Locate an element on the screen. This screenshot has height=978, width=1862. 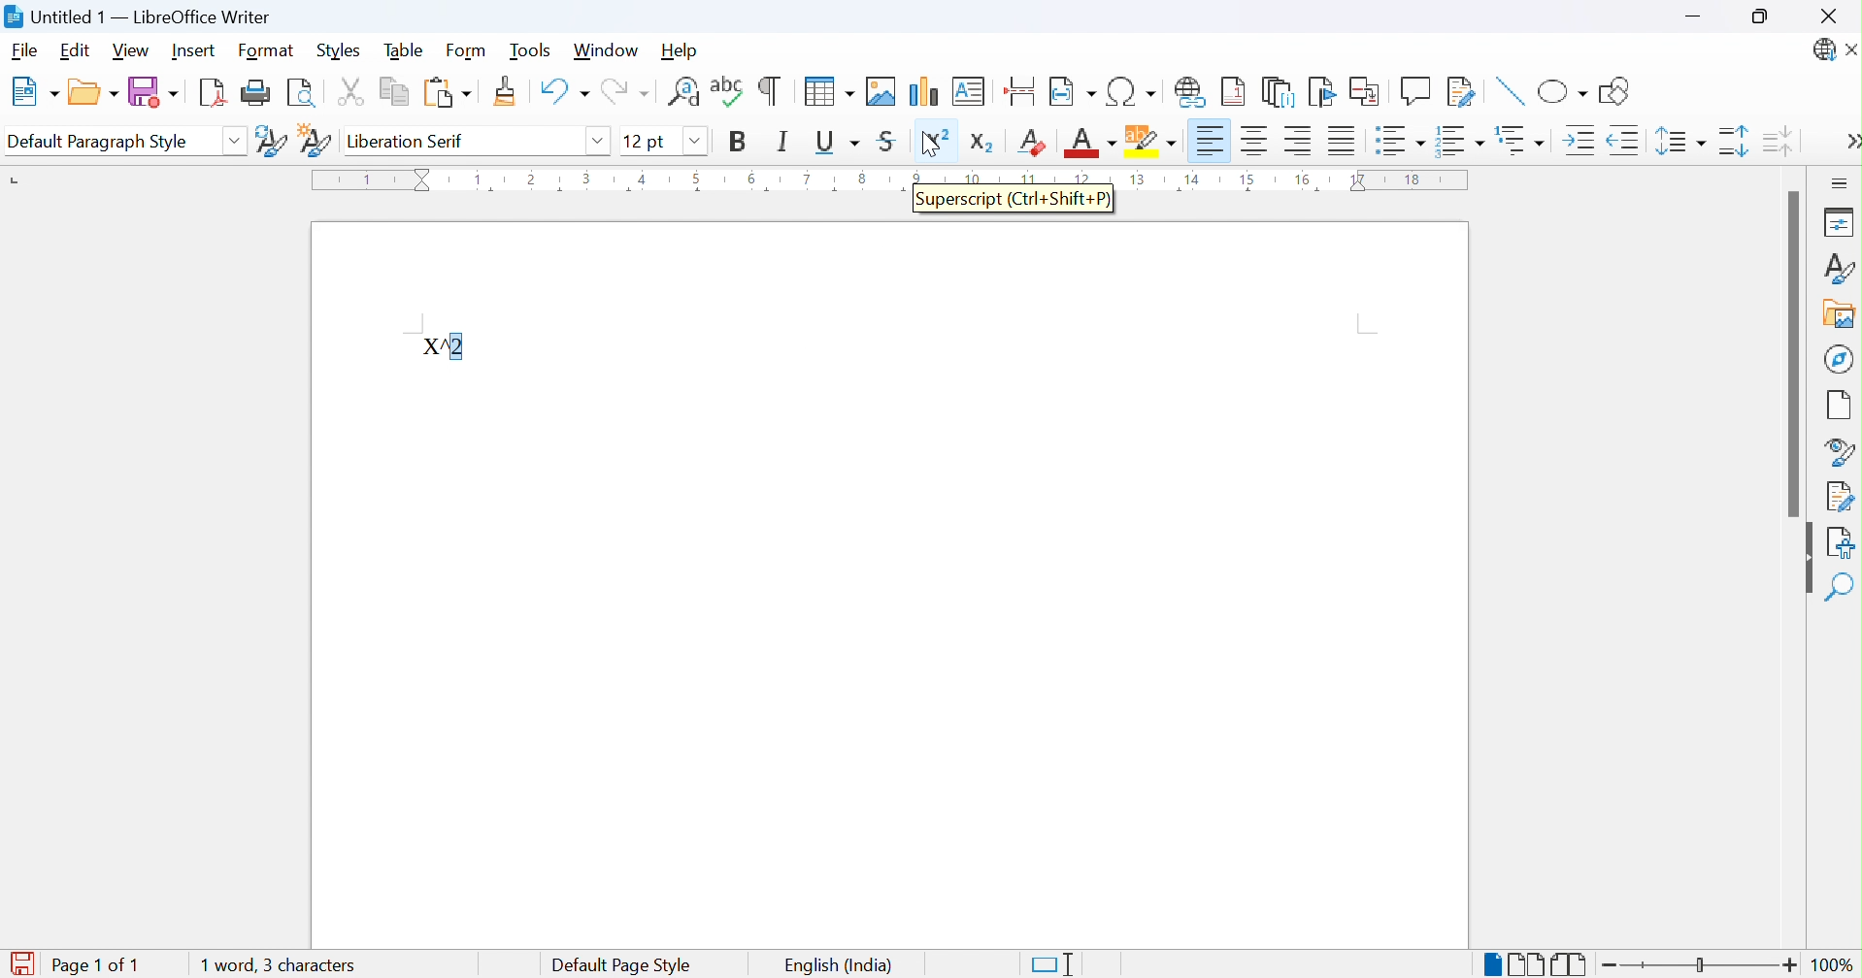
Liberation serif is located at coordinates (411, 141).